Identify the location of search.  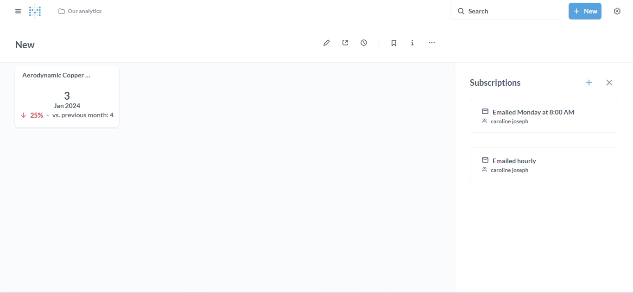
(506, 11).